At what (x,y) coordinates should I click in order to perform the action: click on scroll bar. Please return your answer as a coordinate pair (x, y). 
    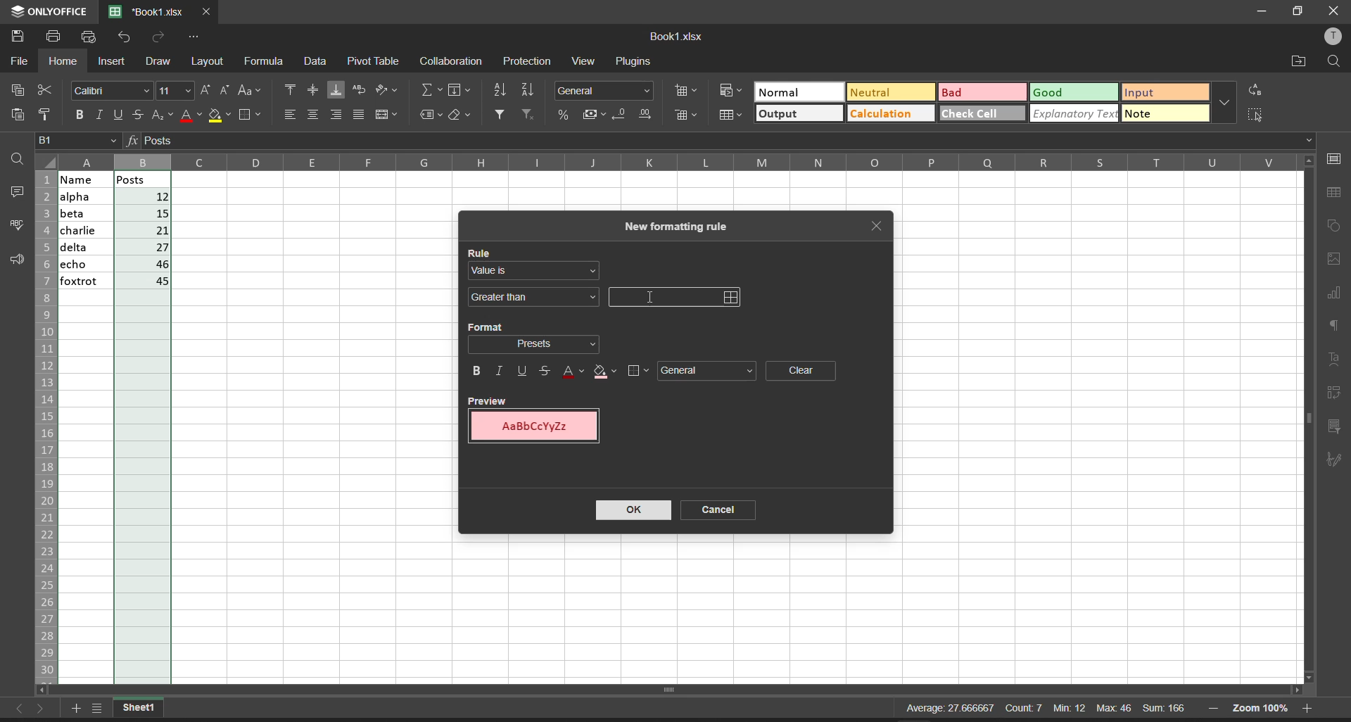
    Looking at the image, I should click on (676, 683).